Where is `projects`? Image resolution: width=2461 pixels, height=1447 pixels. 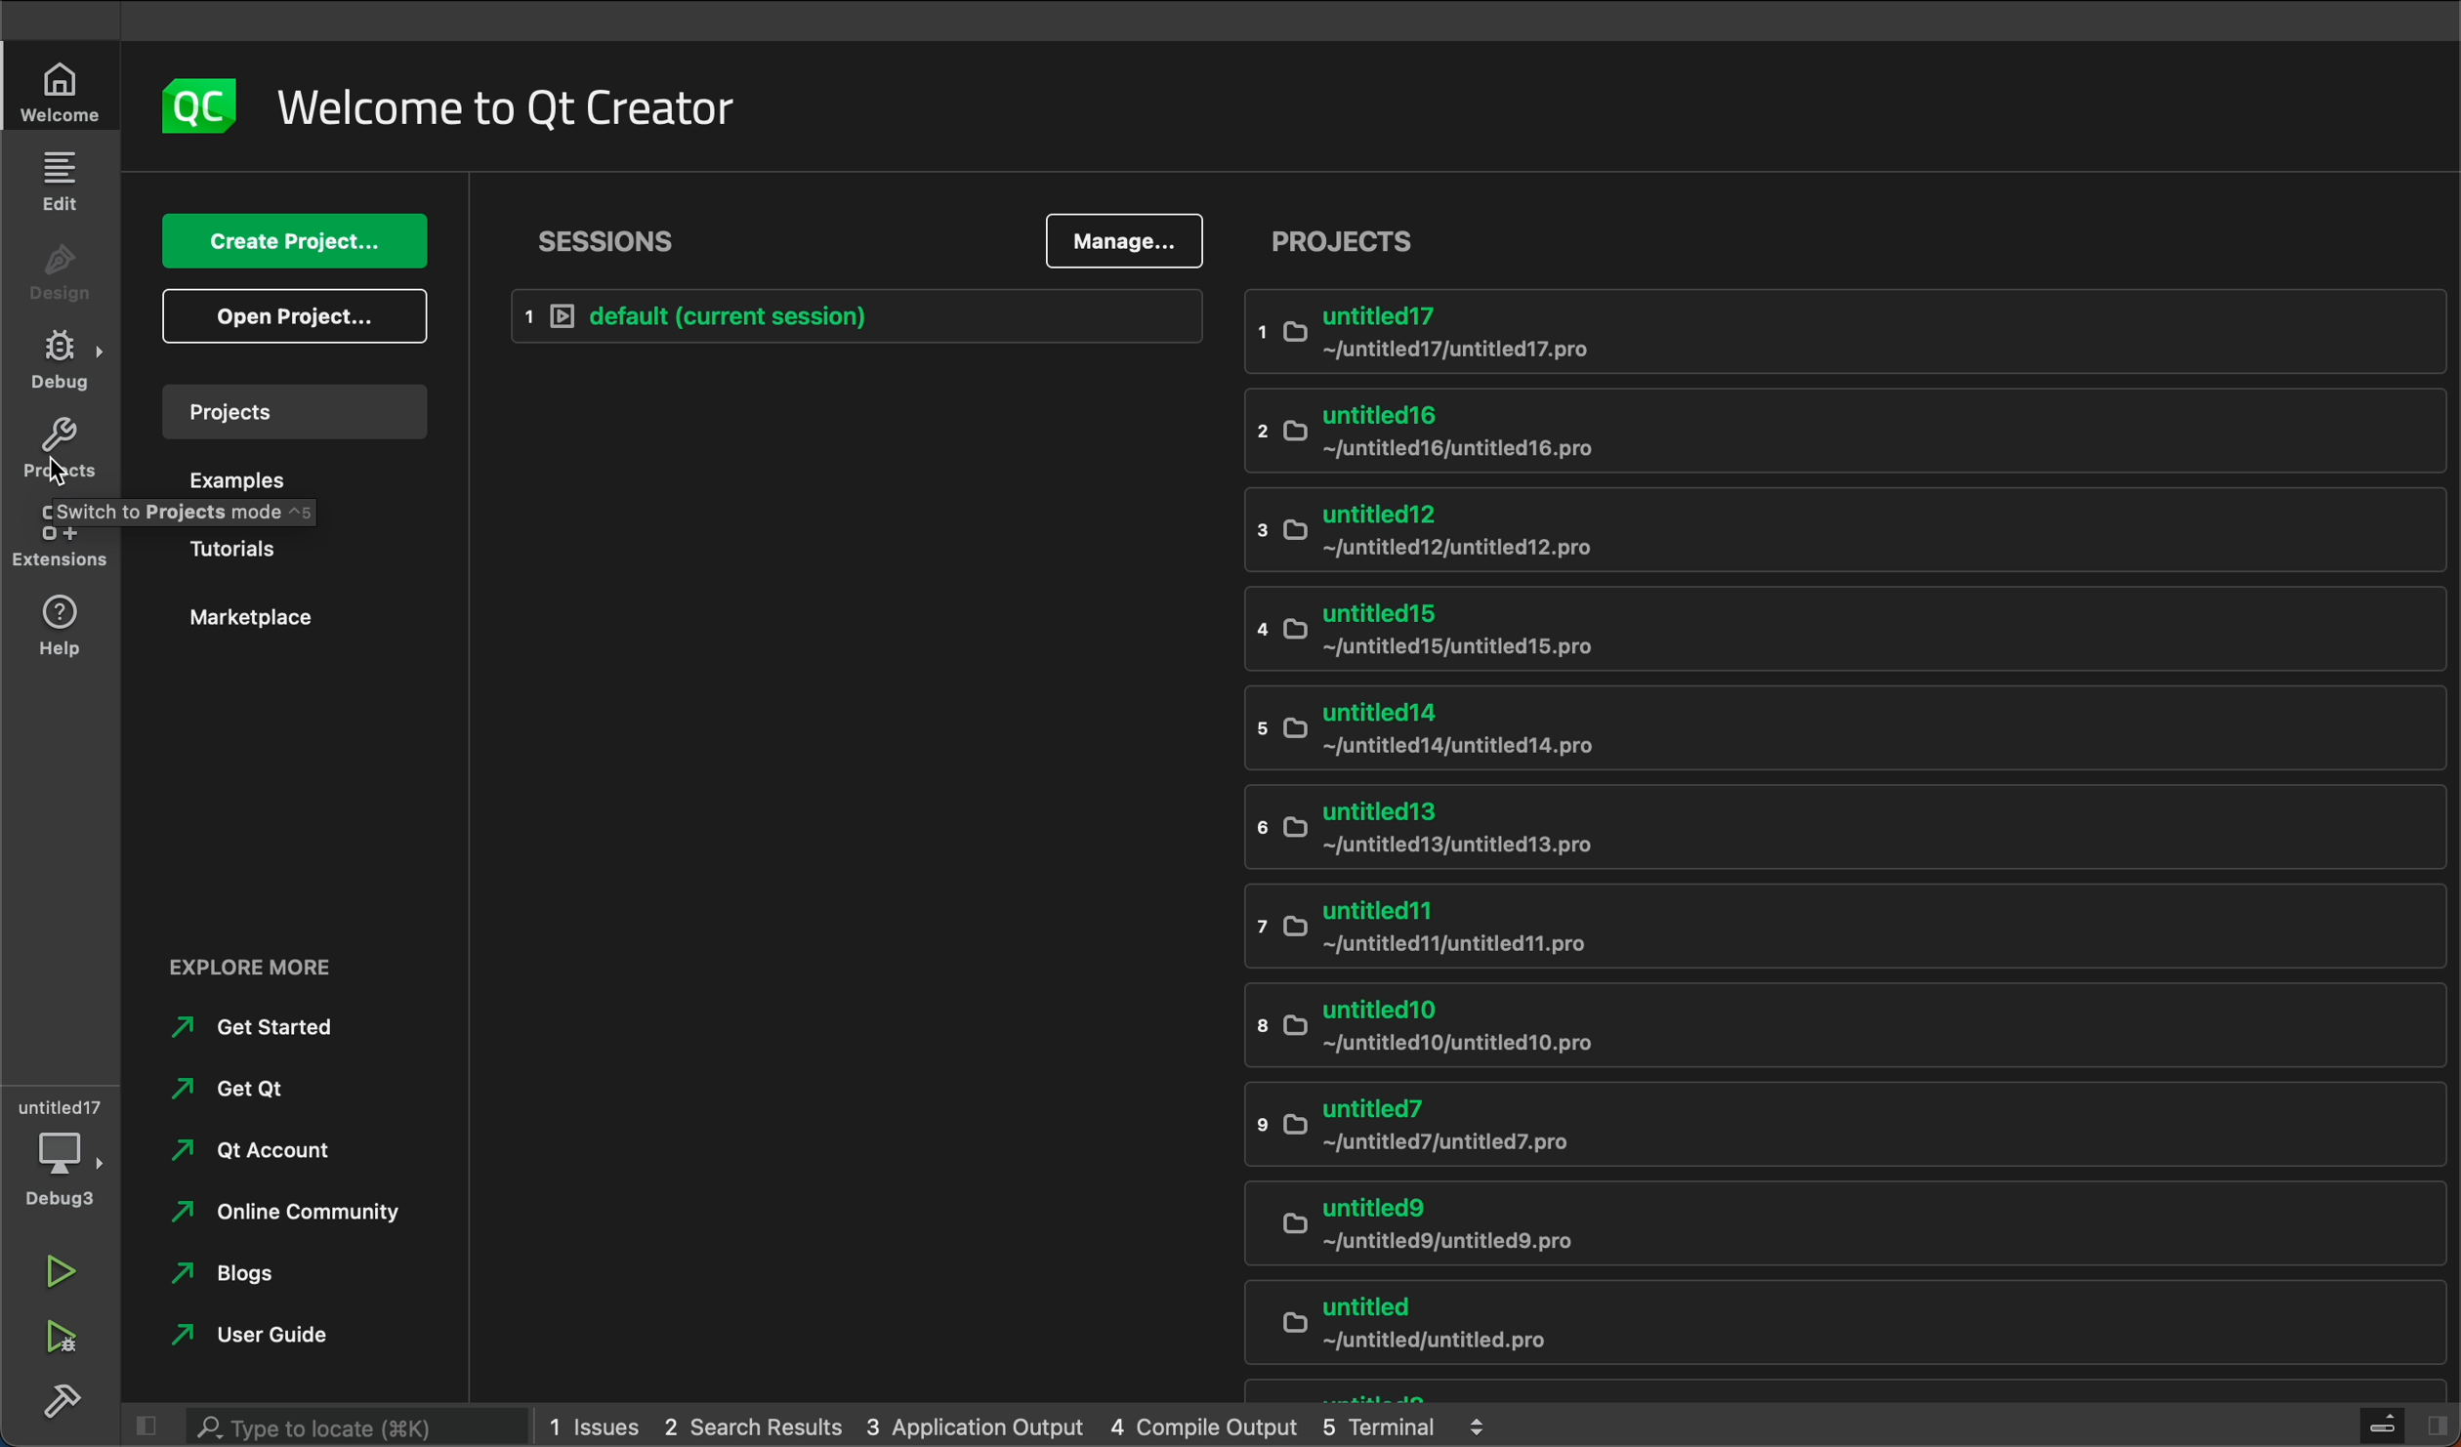 projects is located at coordinates (1349, 243).